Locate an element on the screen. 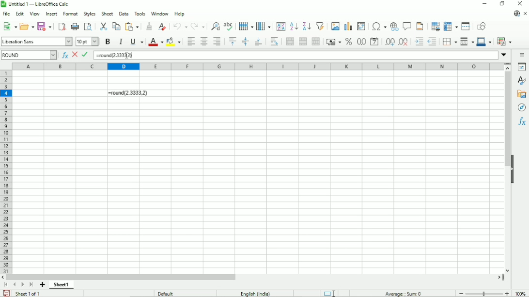  Format as percent is located at coordinates (349, 42).